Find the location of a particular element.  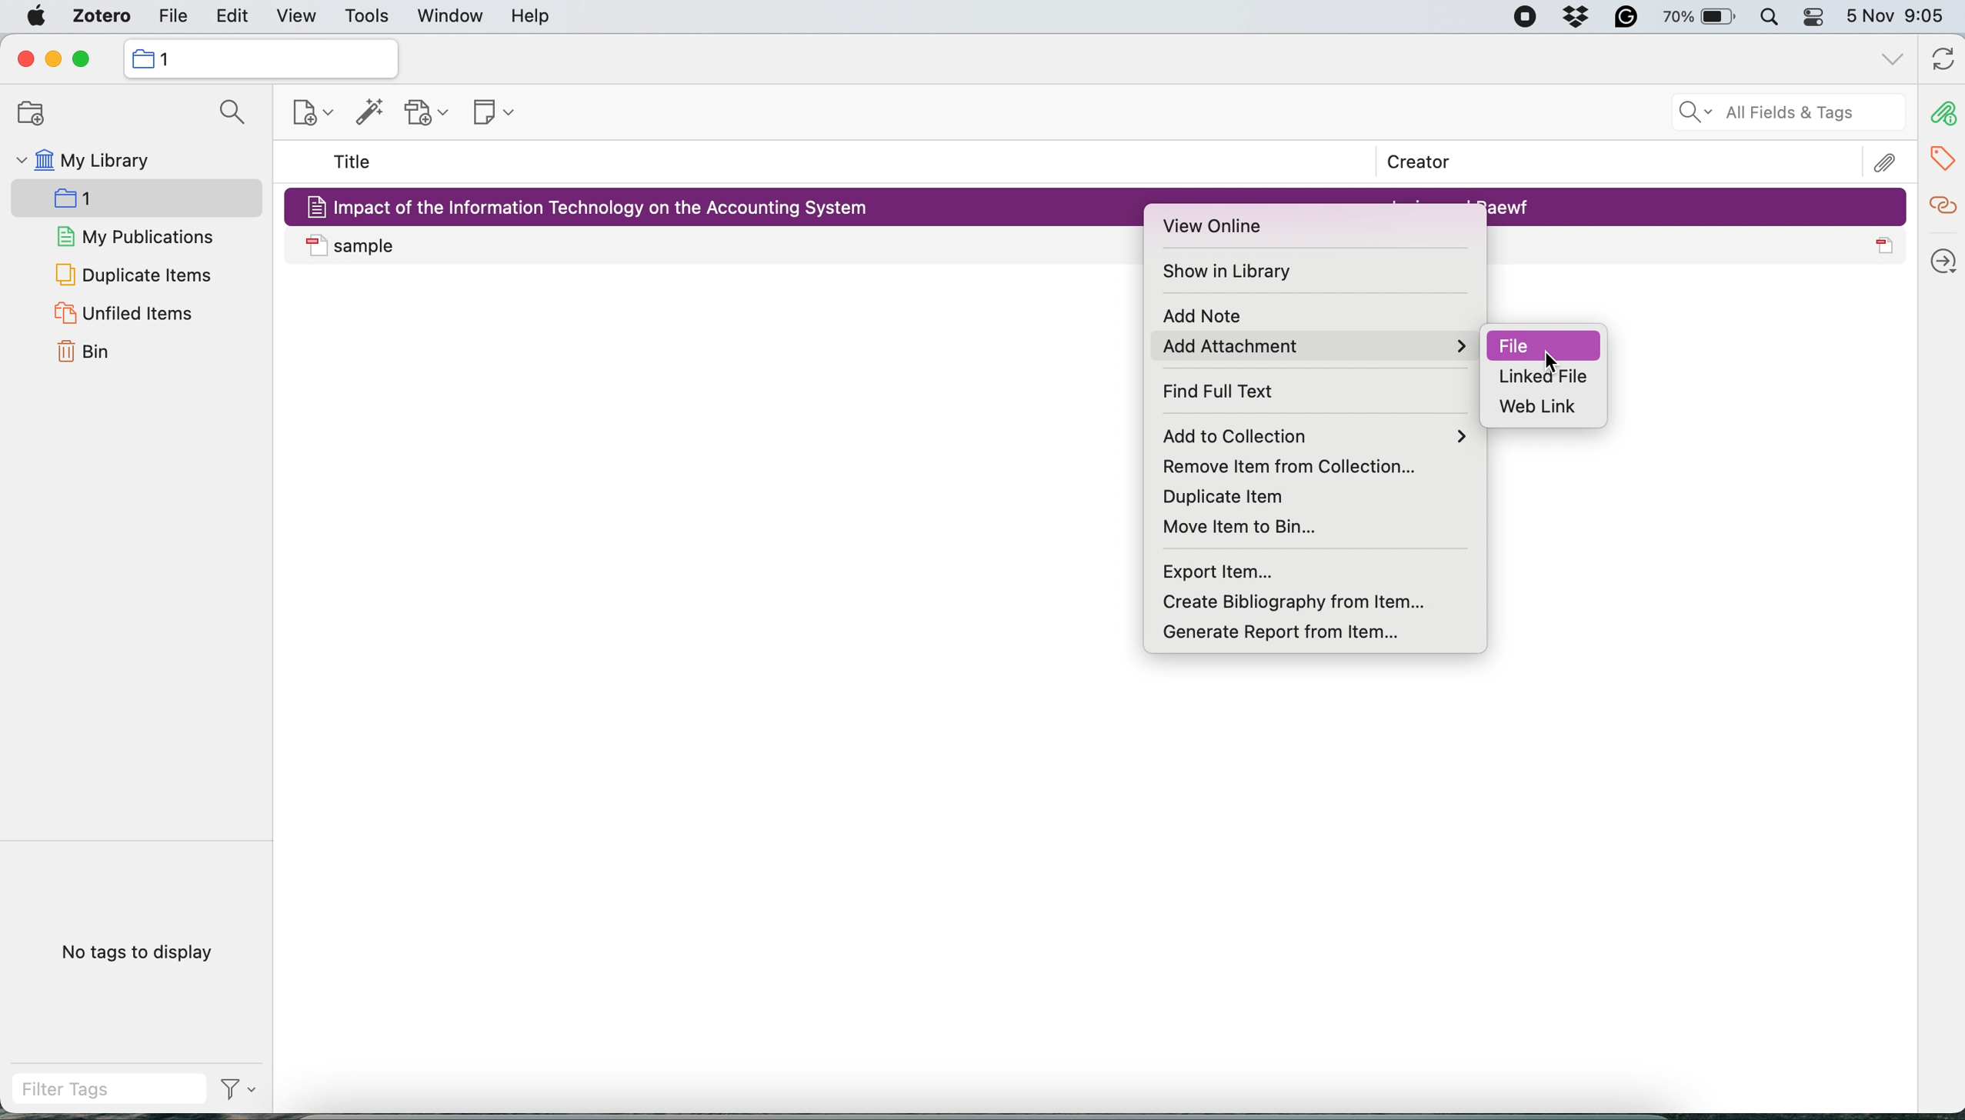

view online is located at coordinates (1220, 228).